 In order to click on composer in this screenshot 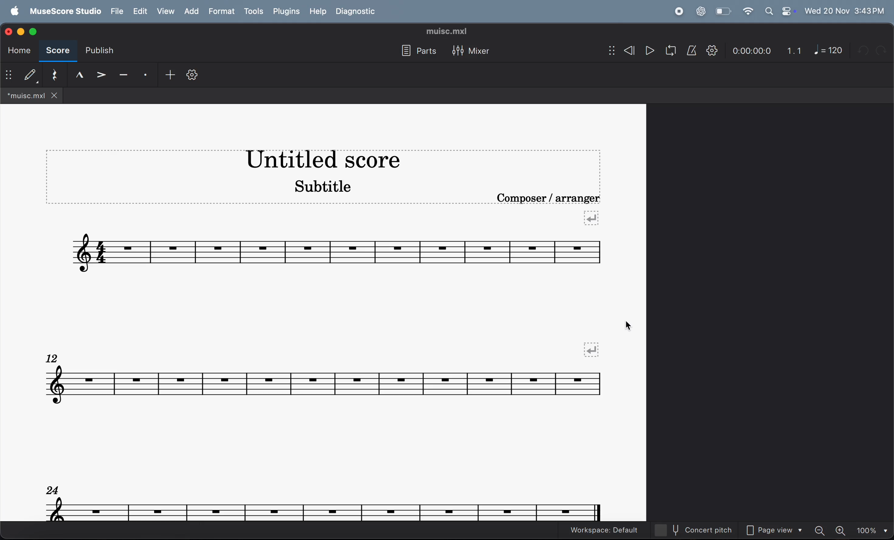, I will do `click(553, 198)`.